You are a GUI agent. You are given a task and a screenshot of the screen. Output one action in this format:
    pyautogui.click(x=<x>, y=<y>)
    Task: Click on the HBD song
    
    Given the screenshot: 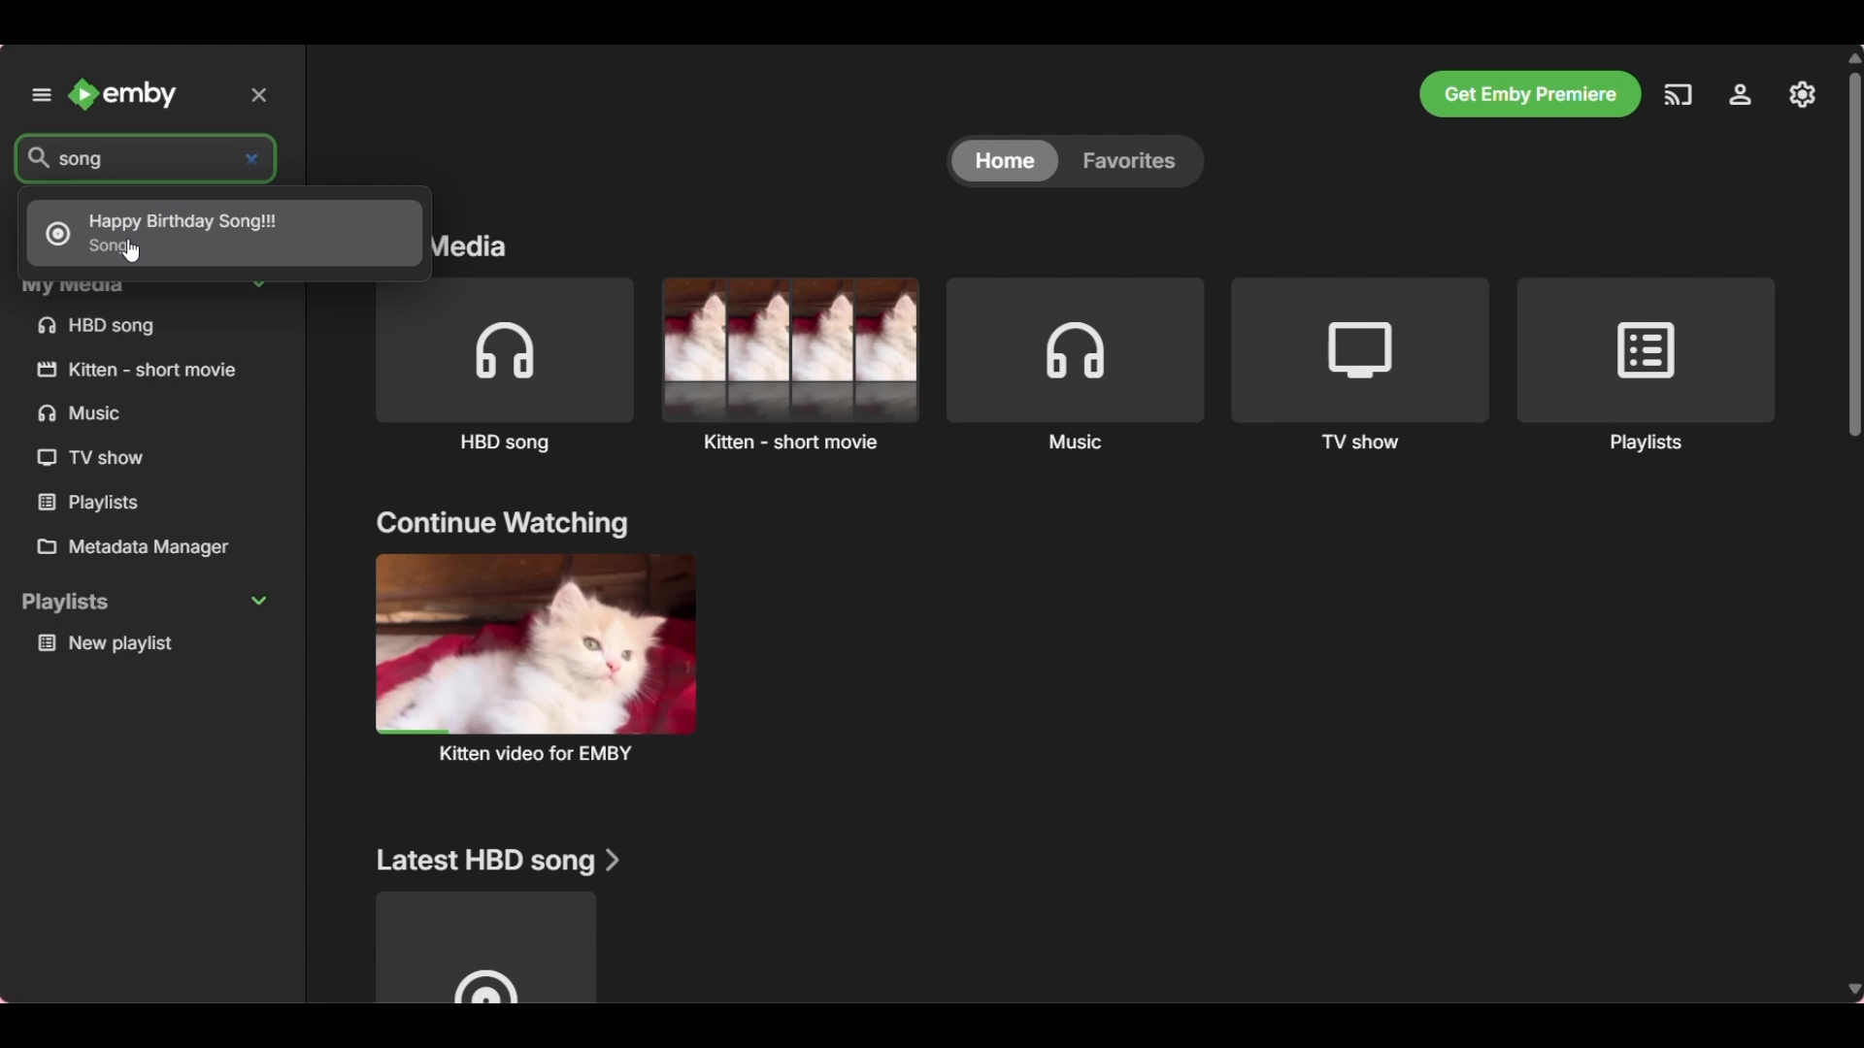 What is the action you would take?
    pyautogui.click(x=97, y=326)
    